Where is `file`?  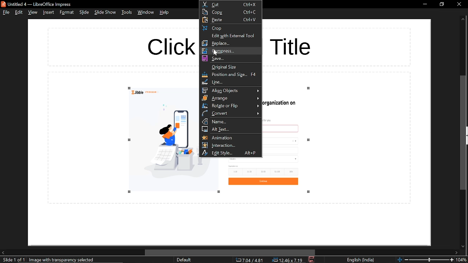
file is located at coordinates (6, 13).